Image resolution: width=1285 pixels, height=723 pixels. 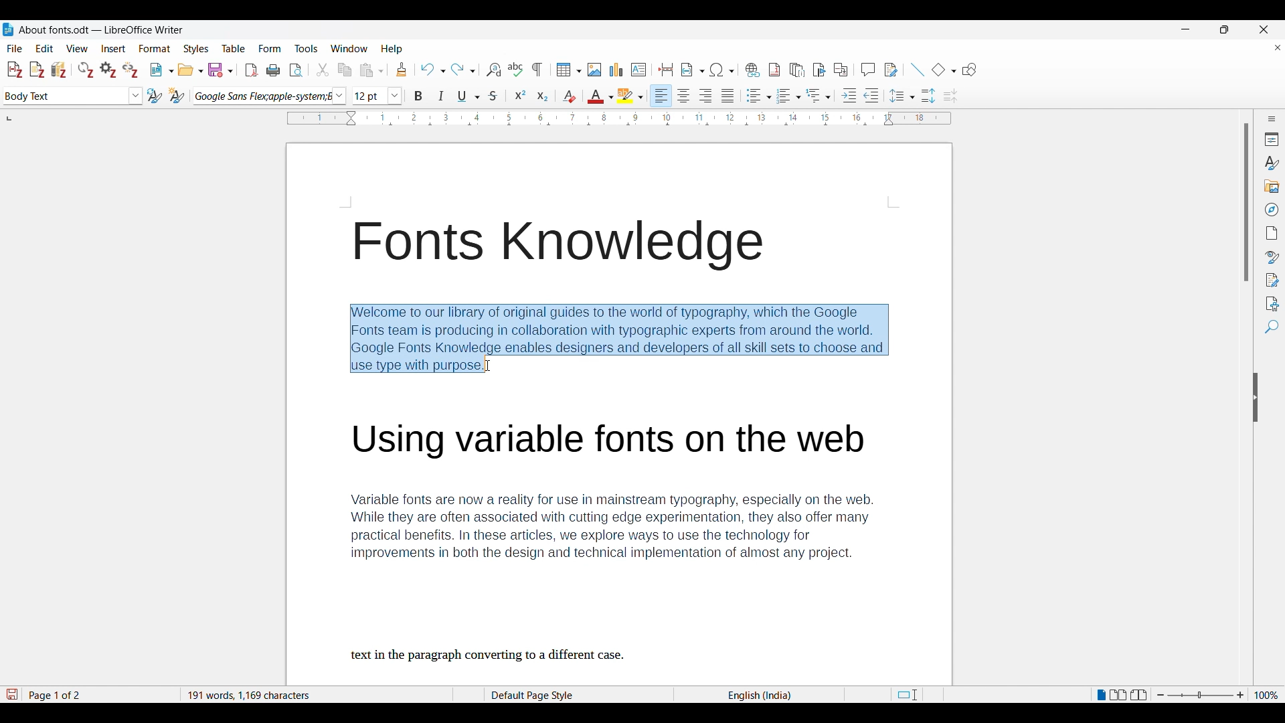 What do you see at coordinates (723, 70) in the screenshot?
I see `Special character options` at bounding box center [723, 70].